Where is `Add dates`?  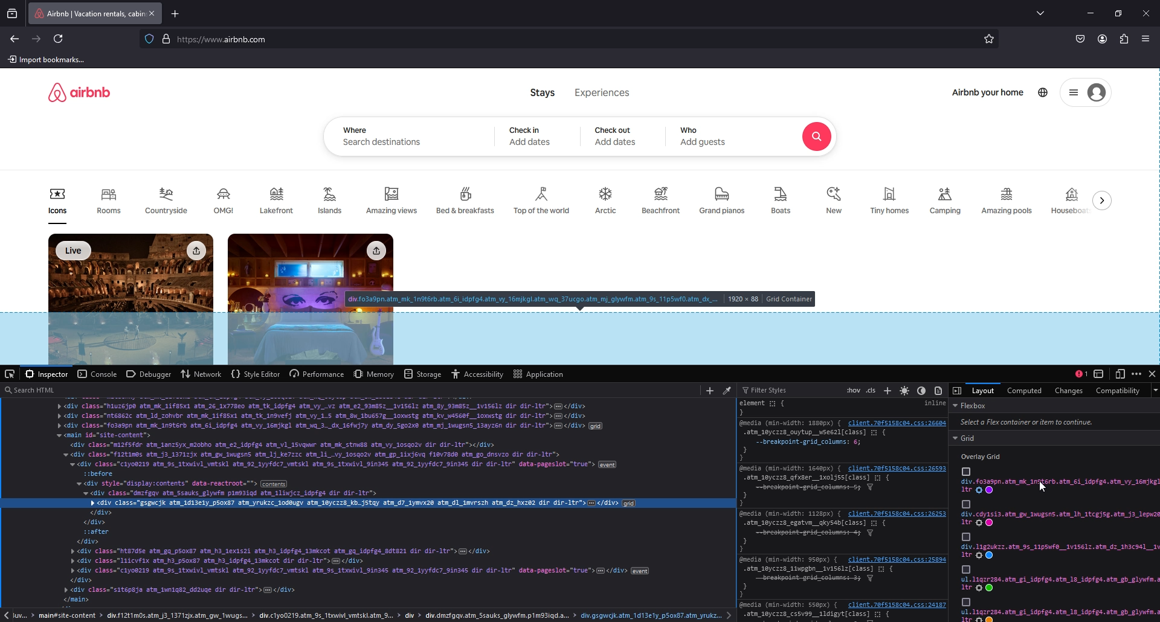 Add dates is located at coordinates (616, 143).